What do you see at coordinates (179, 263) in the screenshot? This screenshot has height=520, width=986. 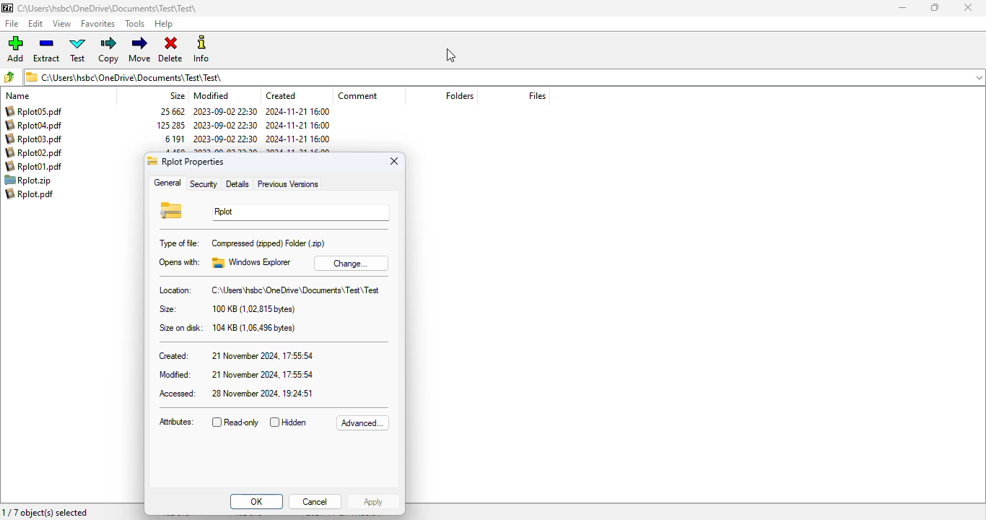 I see `opens with:` at bounding box center [179, 263].